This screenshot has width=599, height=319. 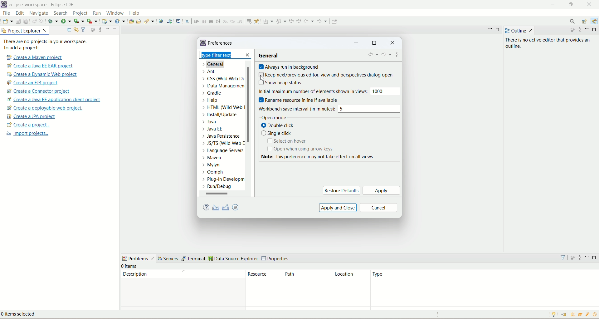 I want to click on Note: This preference may not take effect on all views, so click(x=325, y=157).